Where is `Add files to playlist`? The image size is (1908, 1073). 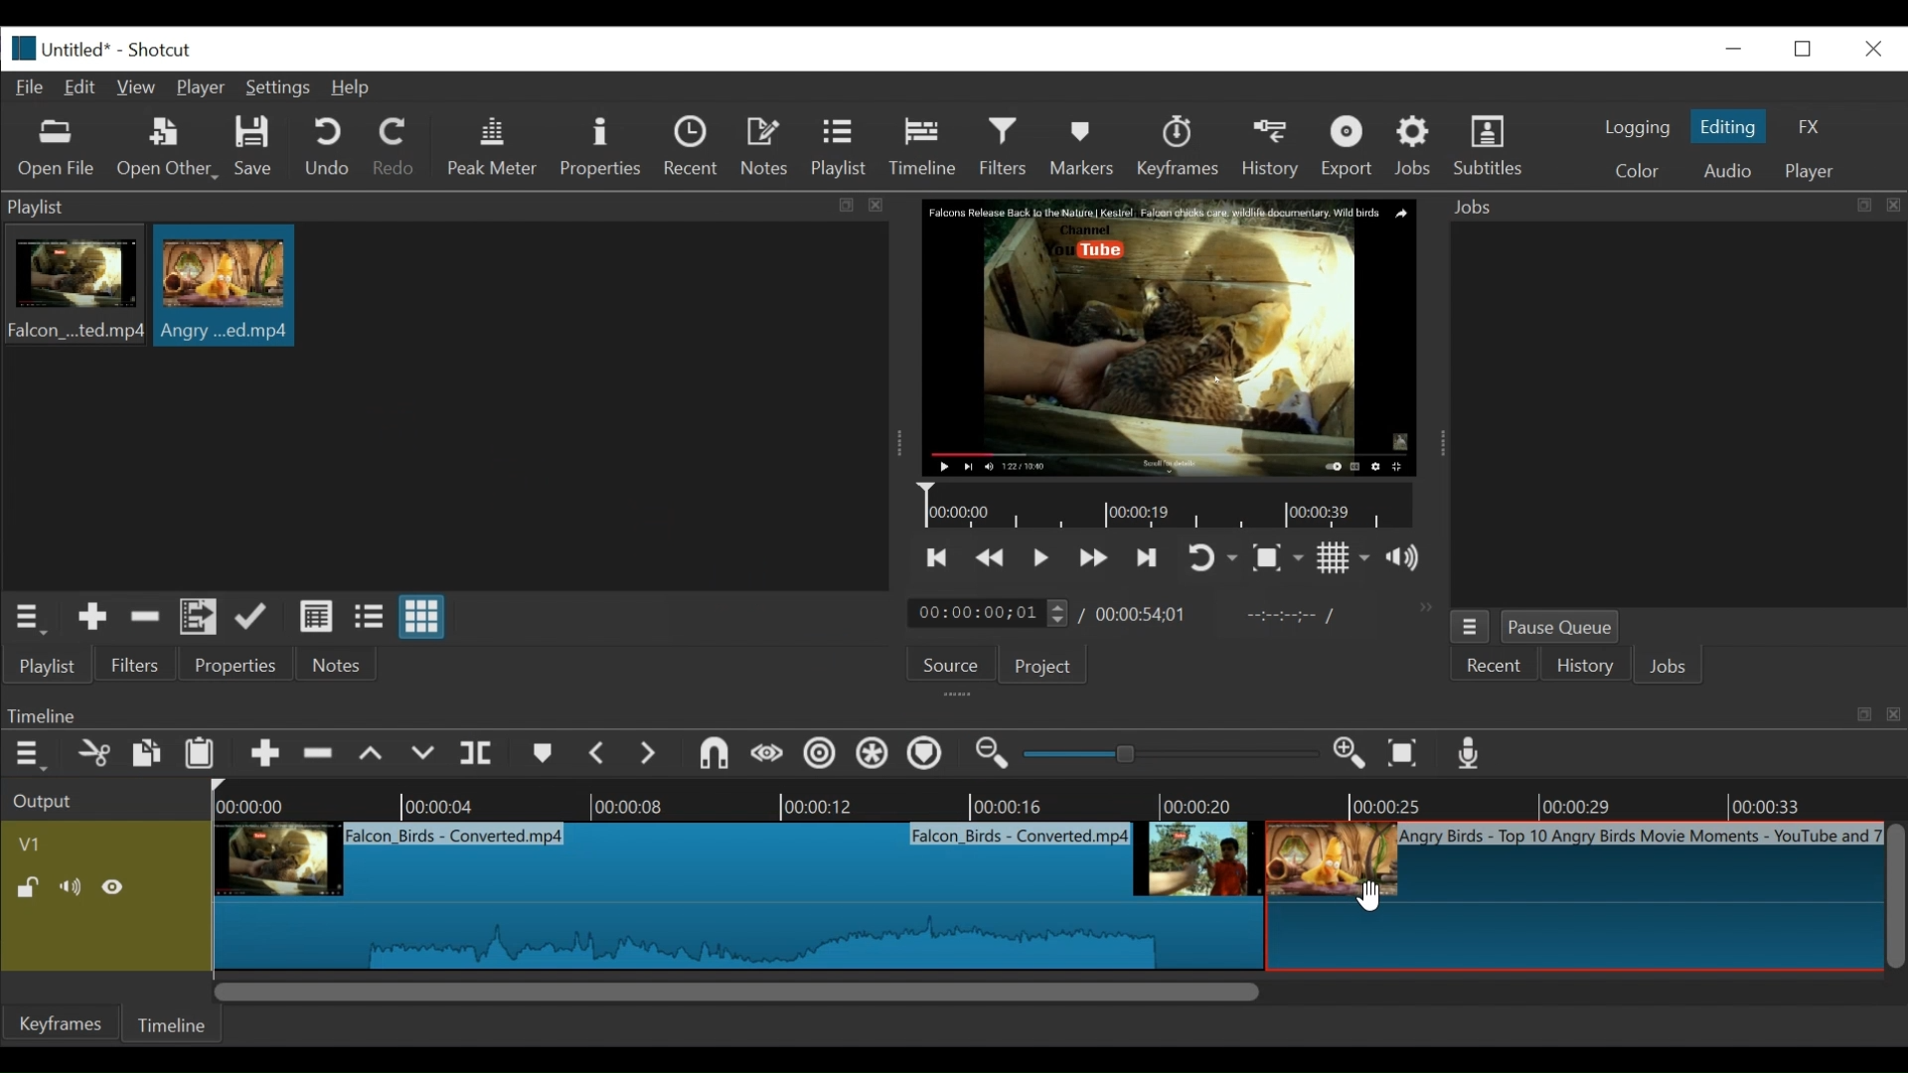 Add files to playlist is located at coordinates (199, 620).